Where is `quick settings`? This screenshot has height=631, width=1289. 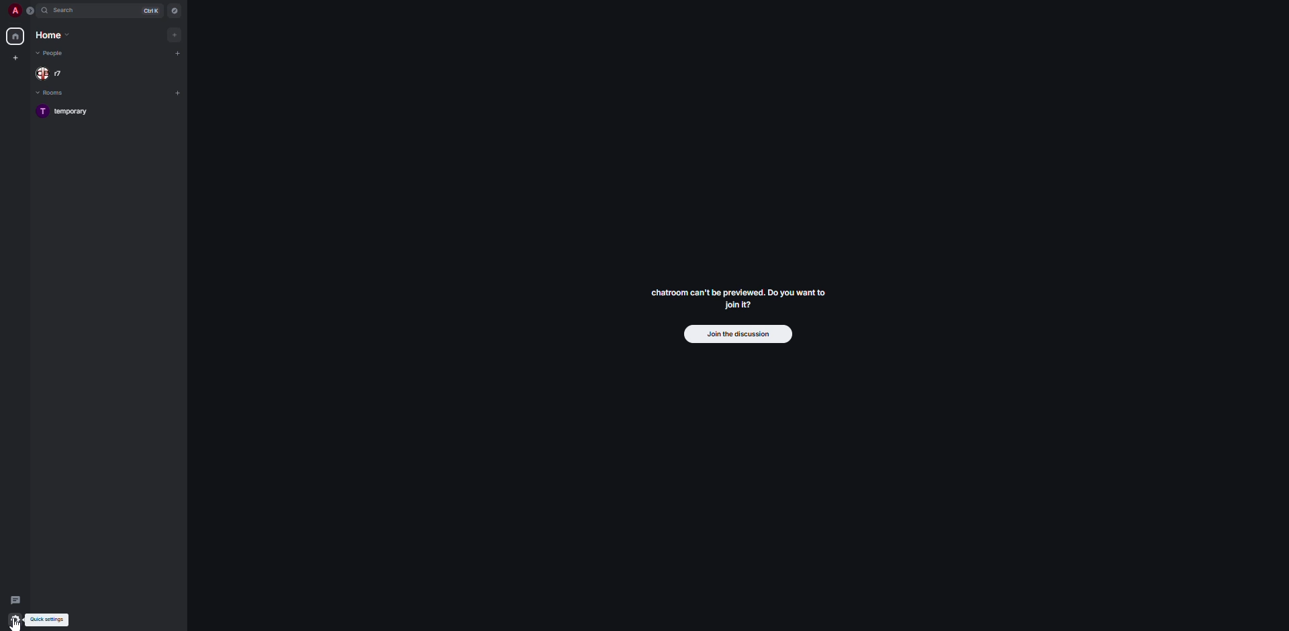 quick settings is located at coordinates (47, 621).